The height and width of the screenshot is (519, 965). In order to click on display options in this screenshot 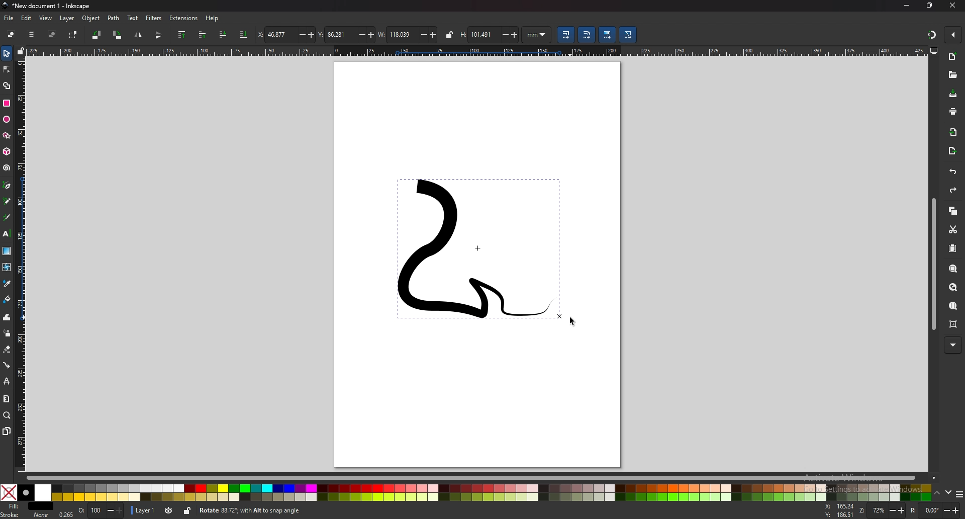, I will do `click(934, 50)`.